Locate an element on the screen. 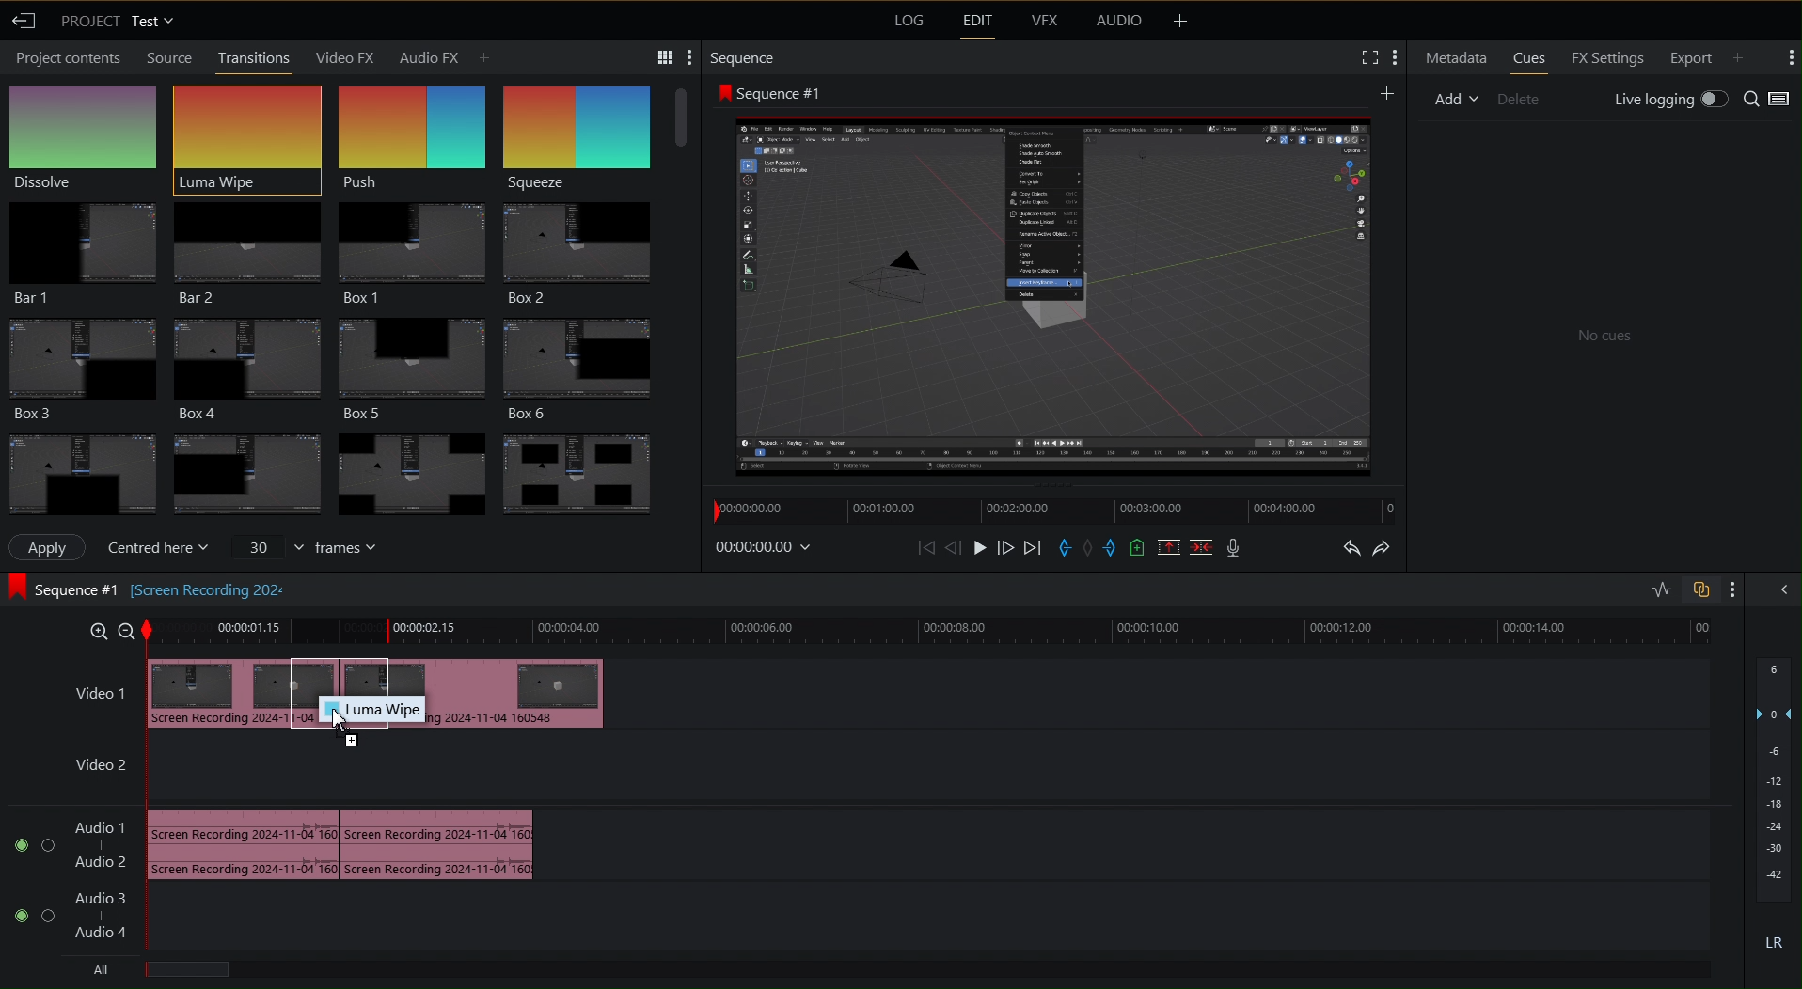 Image resolution: width=1802 pixels, height=989 pixels. Toggles is located at coordinates (1678, 589).